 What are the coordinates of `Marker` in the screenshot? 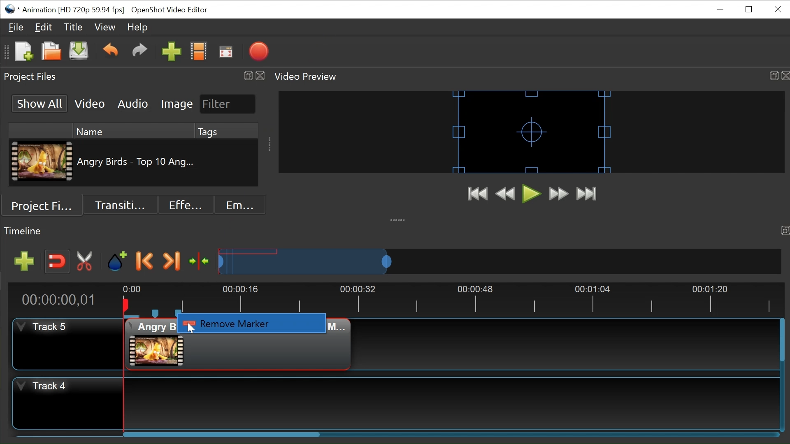 It's located at (156, 313).